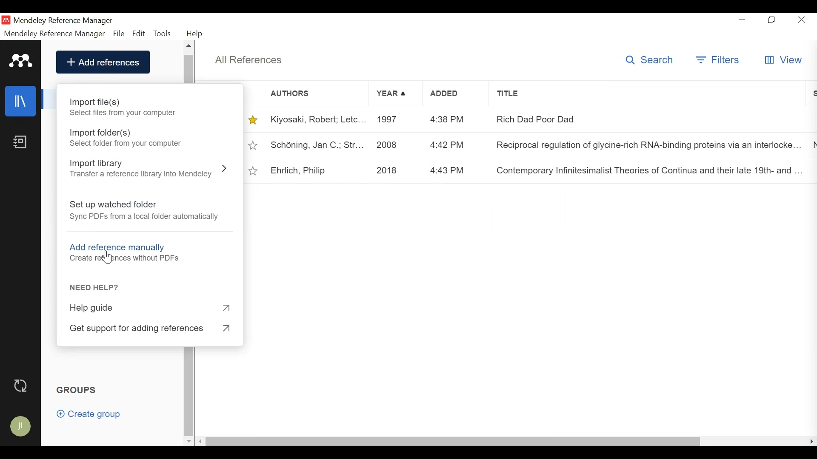 Image resolution: width=817 pixels, height=459 pixels. Describe the element at coordinates (455, 170) in the screenshot. I see `4:43 PM` at that location.